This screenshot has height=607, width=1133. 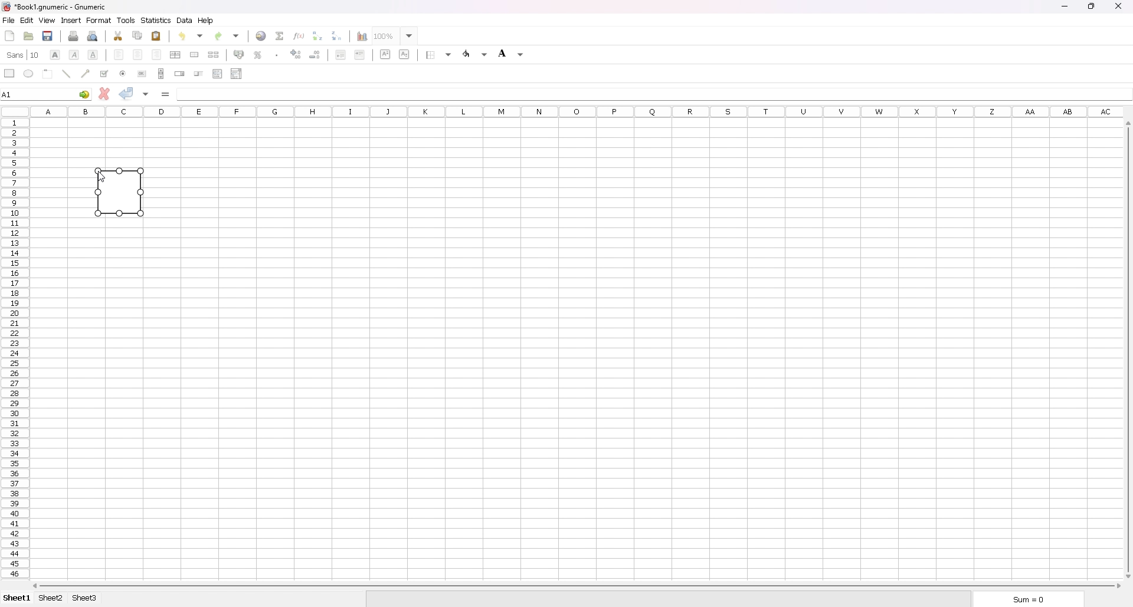 What do you see at coordinates (316, 54) in the screenshot?
I see `decrease decimal` at bounding box center [316, 54].